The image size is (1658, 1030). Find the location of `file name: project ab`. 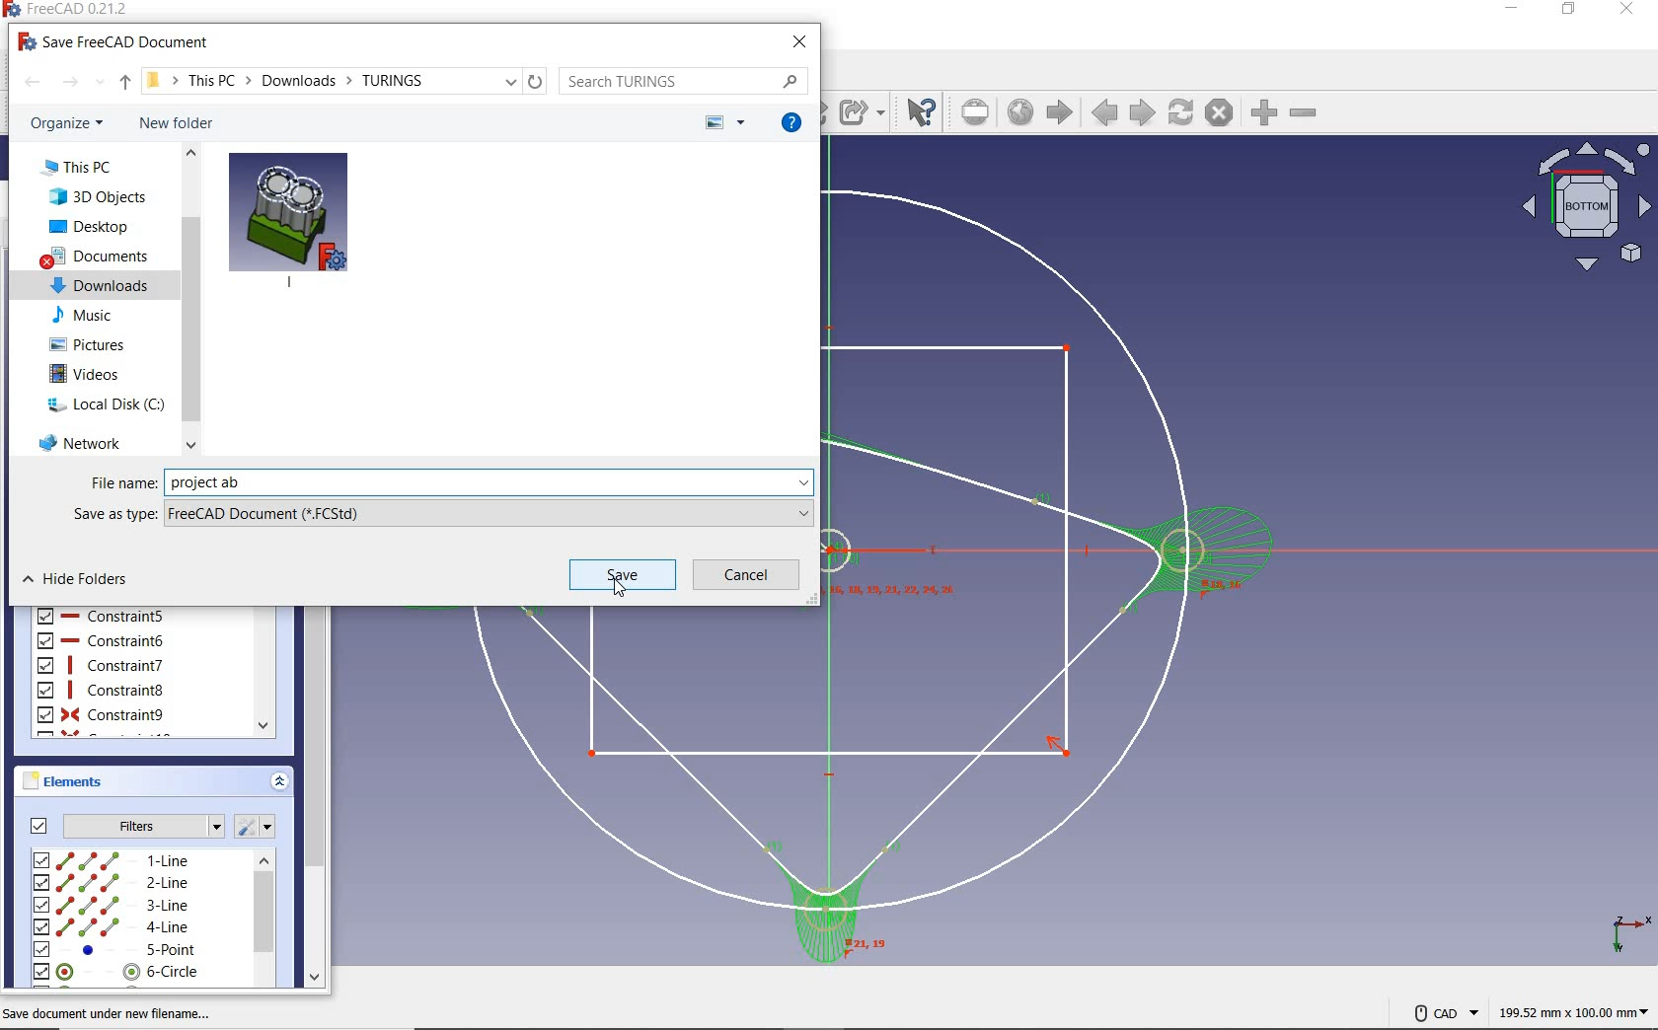

file name: project ab is located at coordinates (443, 481).